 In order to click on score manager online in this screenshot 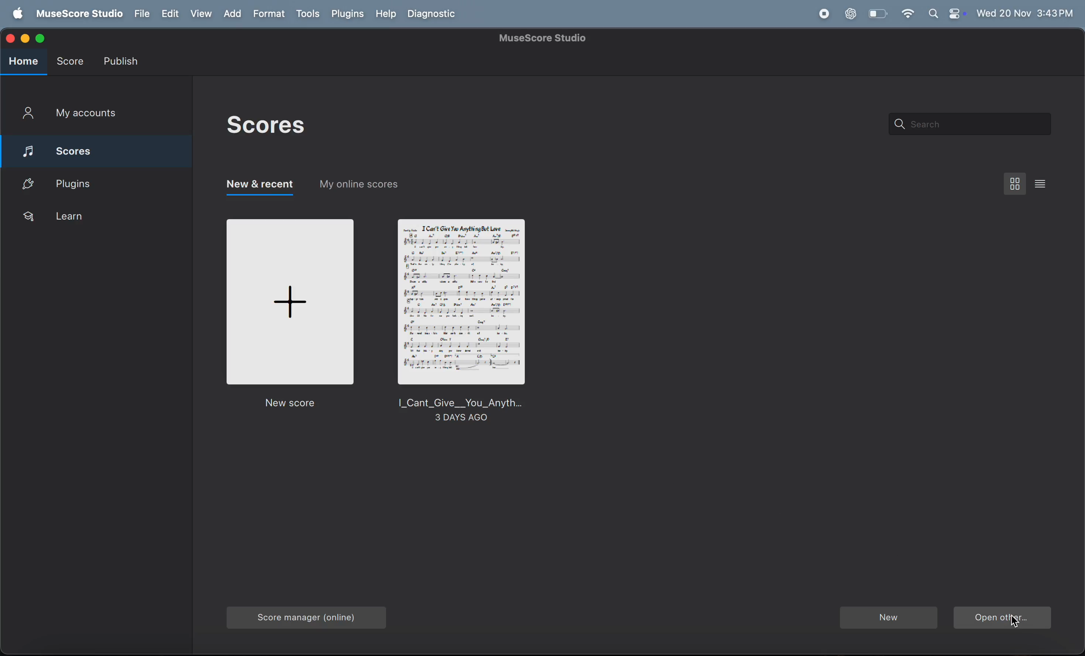, I will do `click(301, 618)`.